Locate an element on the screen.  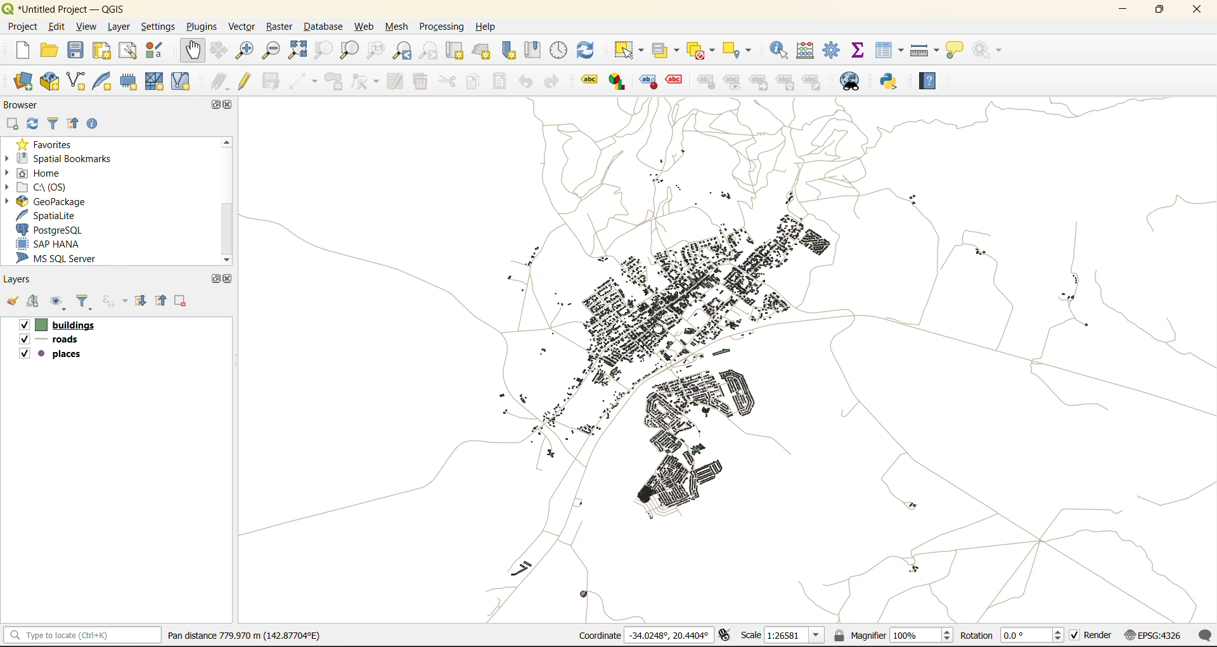
plugins is located at coordinates (200, 25).